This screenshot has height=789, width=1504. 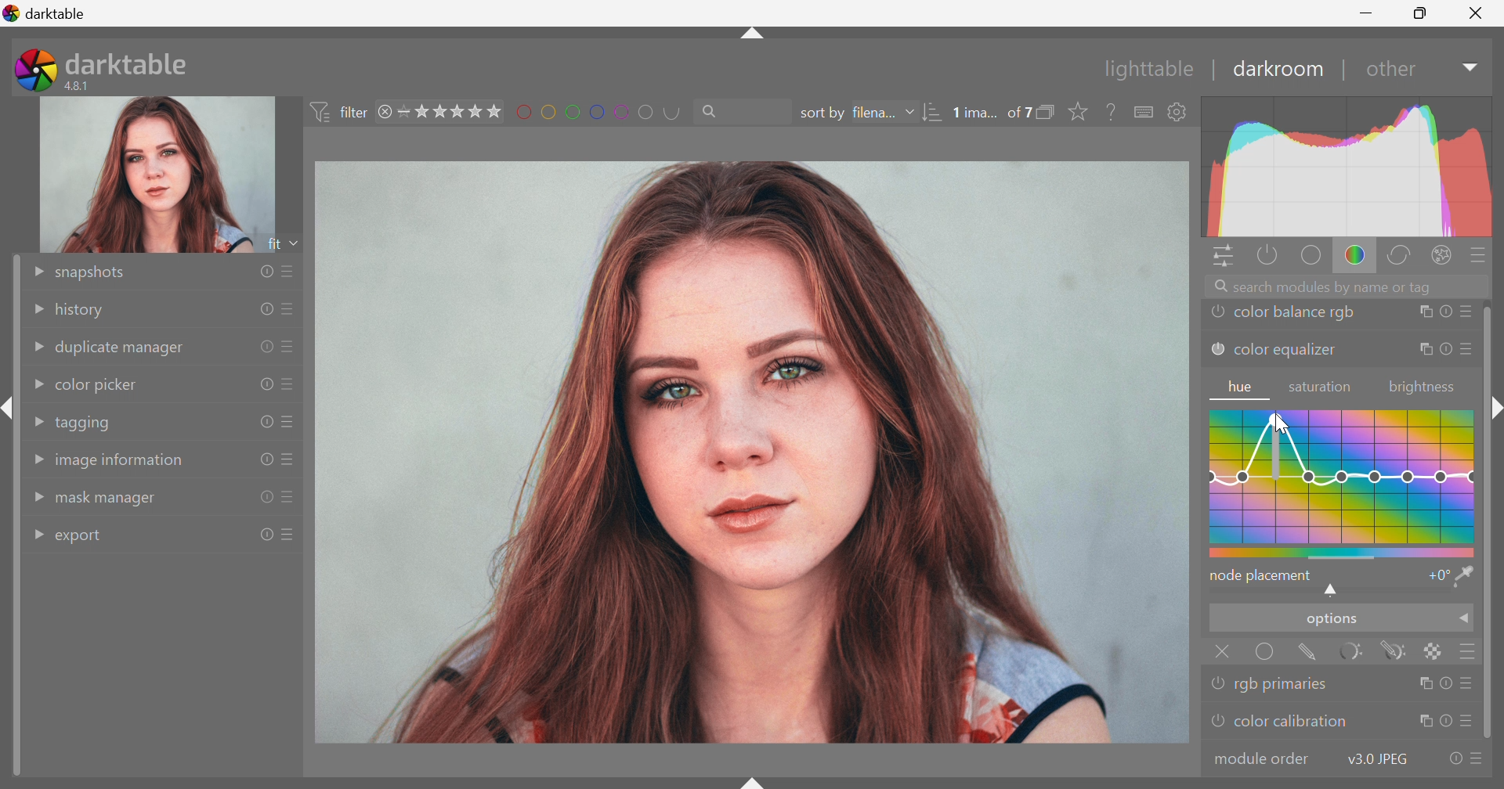 I want to click on darktable icon, so click(x=32, y=70).